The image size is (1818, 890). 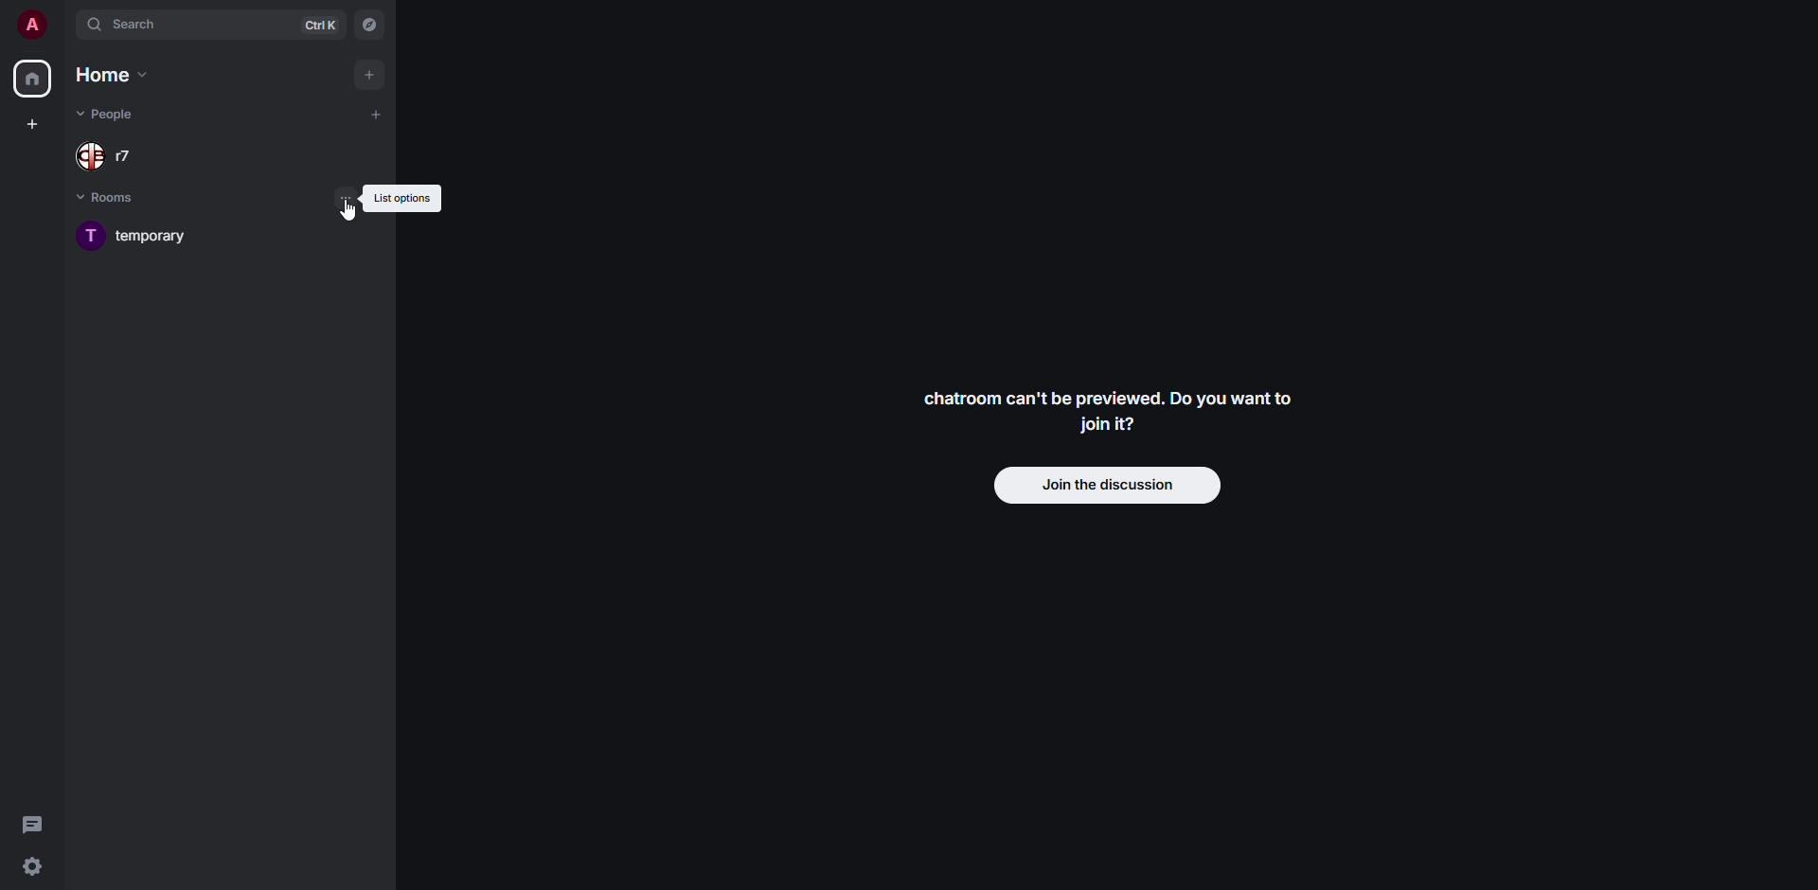 What do you see at coordinates (30, 26) in the screenshot?
I see `profile` at bounding box center [30, 26].